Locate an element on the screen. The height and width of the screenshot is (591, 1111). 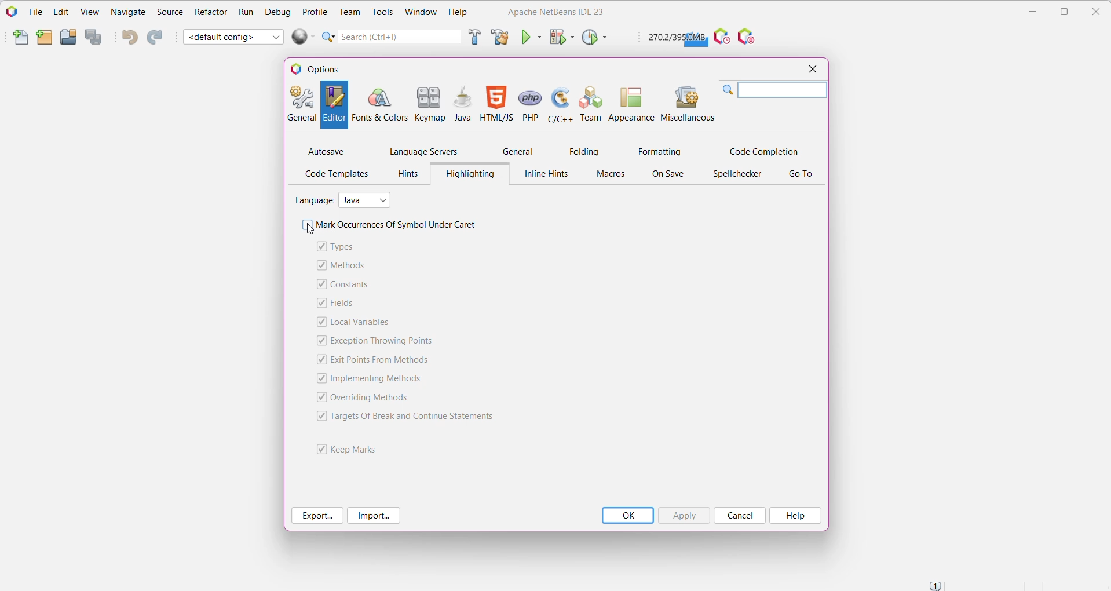
Targets Of Break and Continue Statements - click to enable is located at coordinates (419, 417).